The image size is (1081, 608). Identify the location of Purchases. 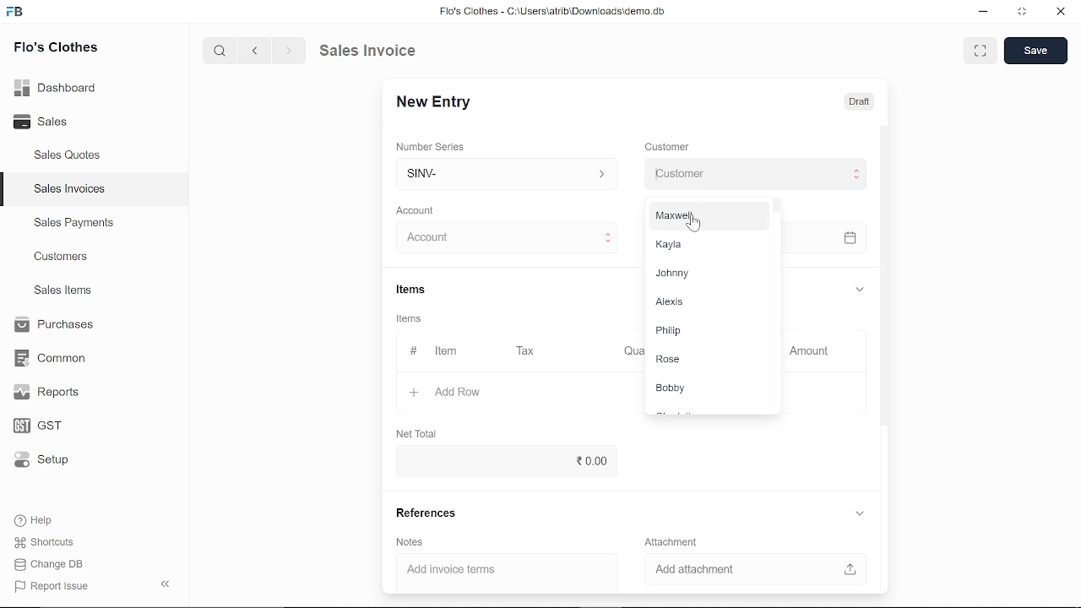
(57, 326).